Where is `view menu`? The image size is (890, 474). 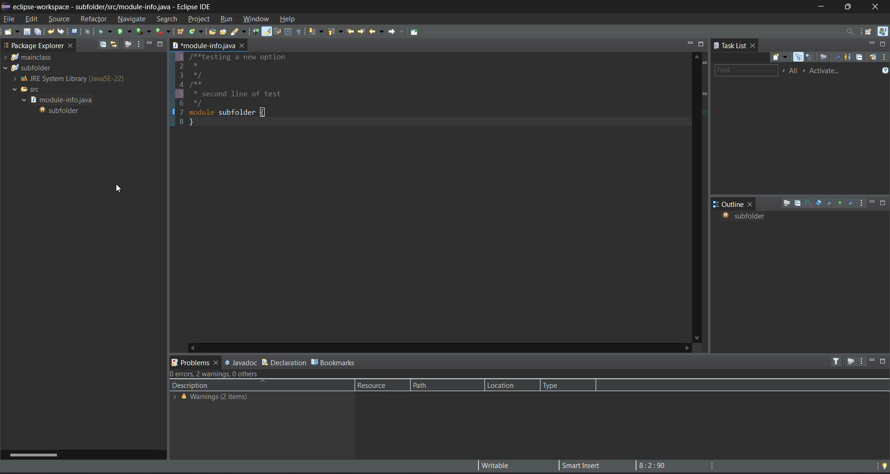 view menu is located at coordinates (861, 362).